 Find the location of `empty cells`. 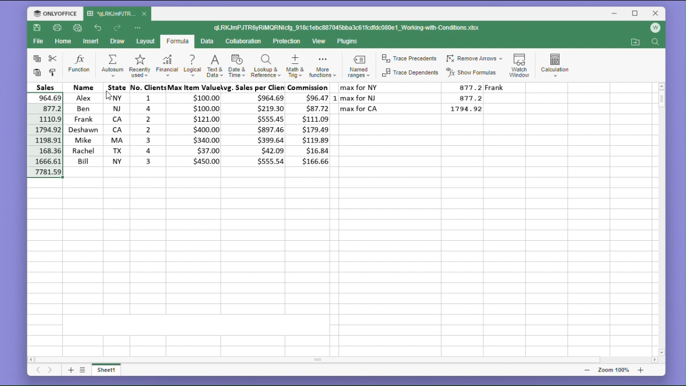

empty cells is located at coordinates (341, 260).